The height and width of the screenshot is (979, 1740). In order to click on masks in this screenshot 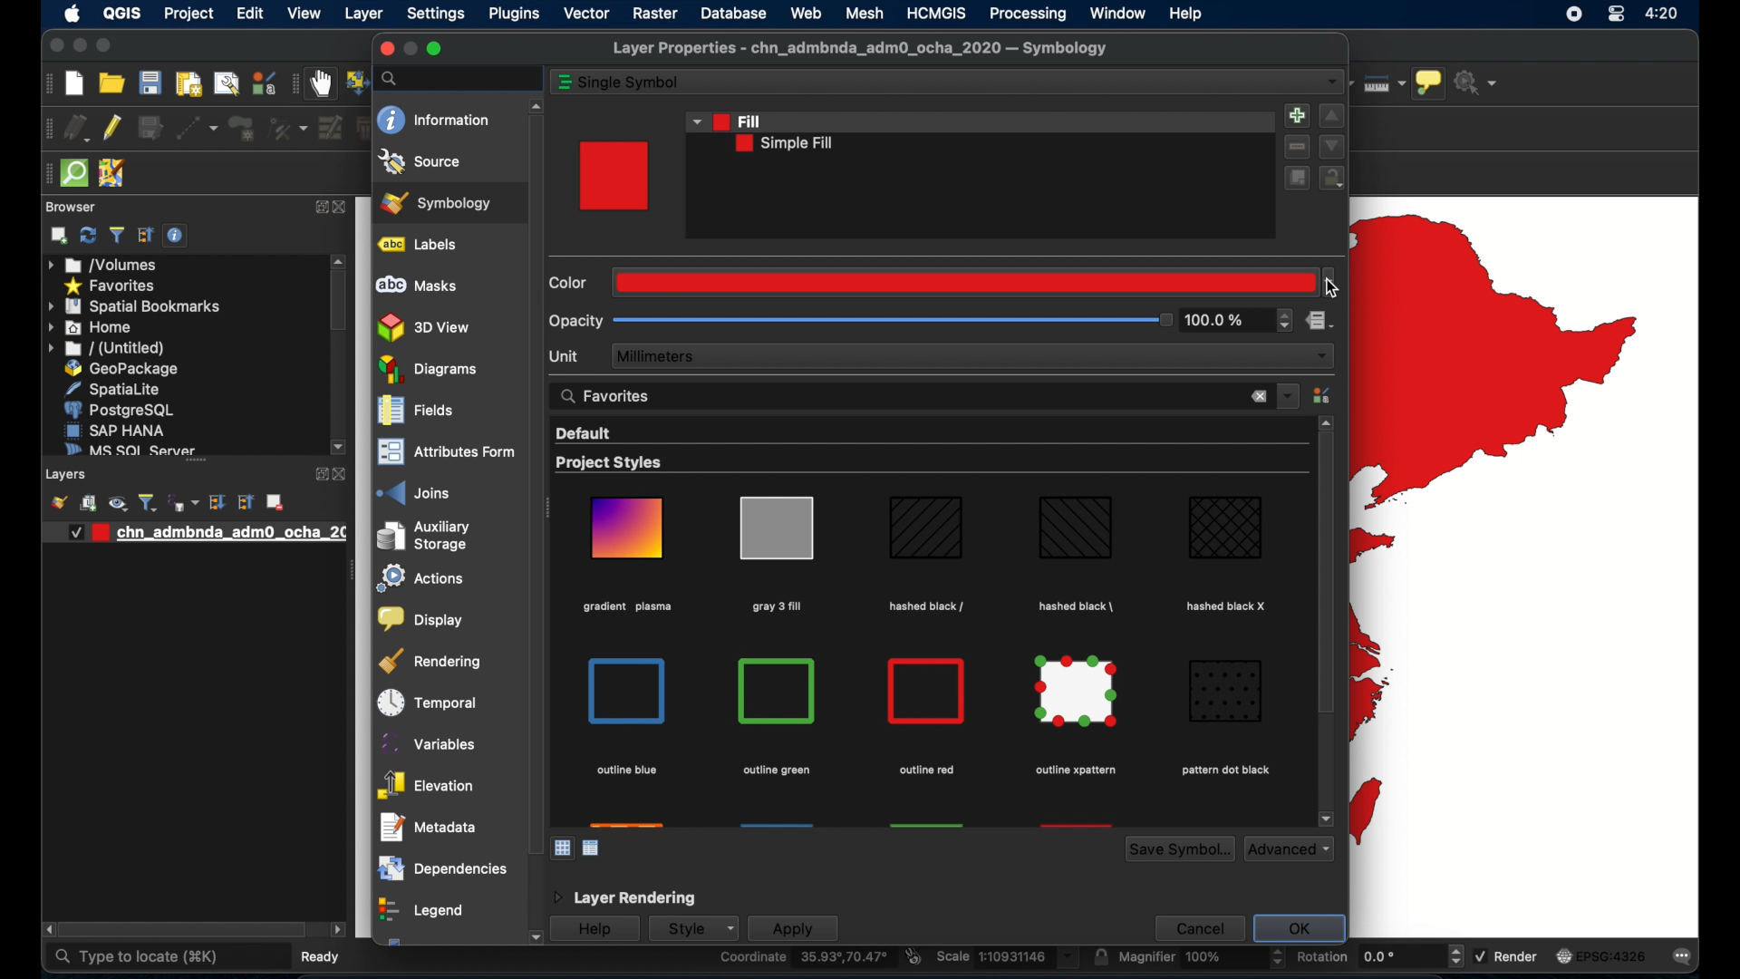, I will do `click(416, 286)`.